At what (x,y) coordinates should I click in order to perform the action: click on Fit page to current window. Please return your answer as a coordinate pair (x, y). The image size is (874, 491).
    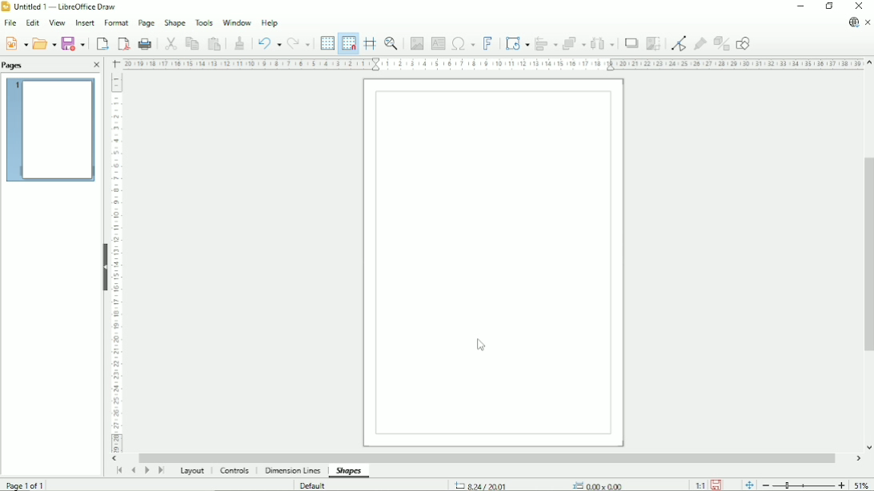
    Looking at the image, I should click on (749, 485).